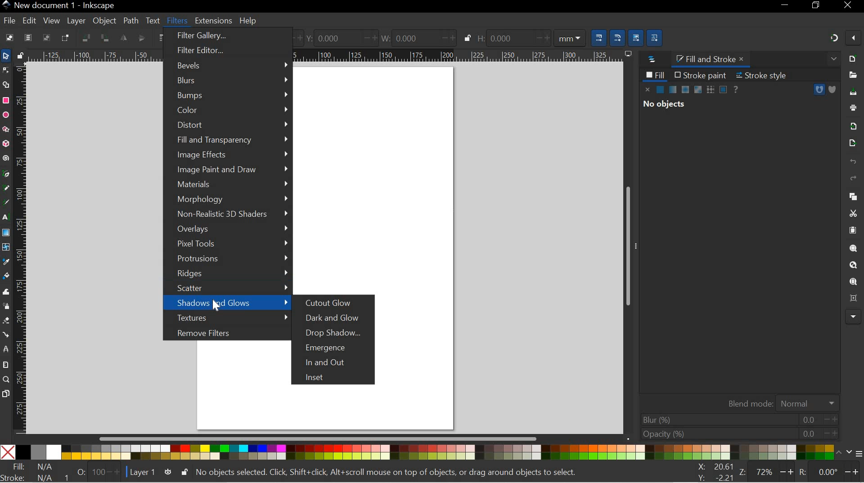 The width and height of the screenshot is (864, 483). I want to click on HEIGHT, so click(530, 37).